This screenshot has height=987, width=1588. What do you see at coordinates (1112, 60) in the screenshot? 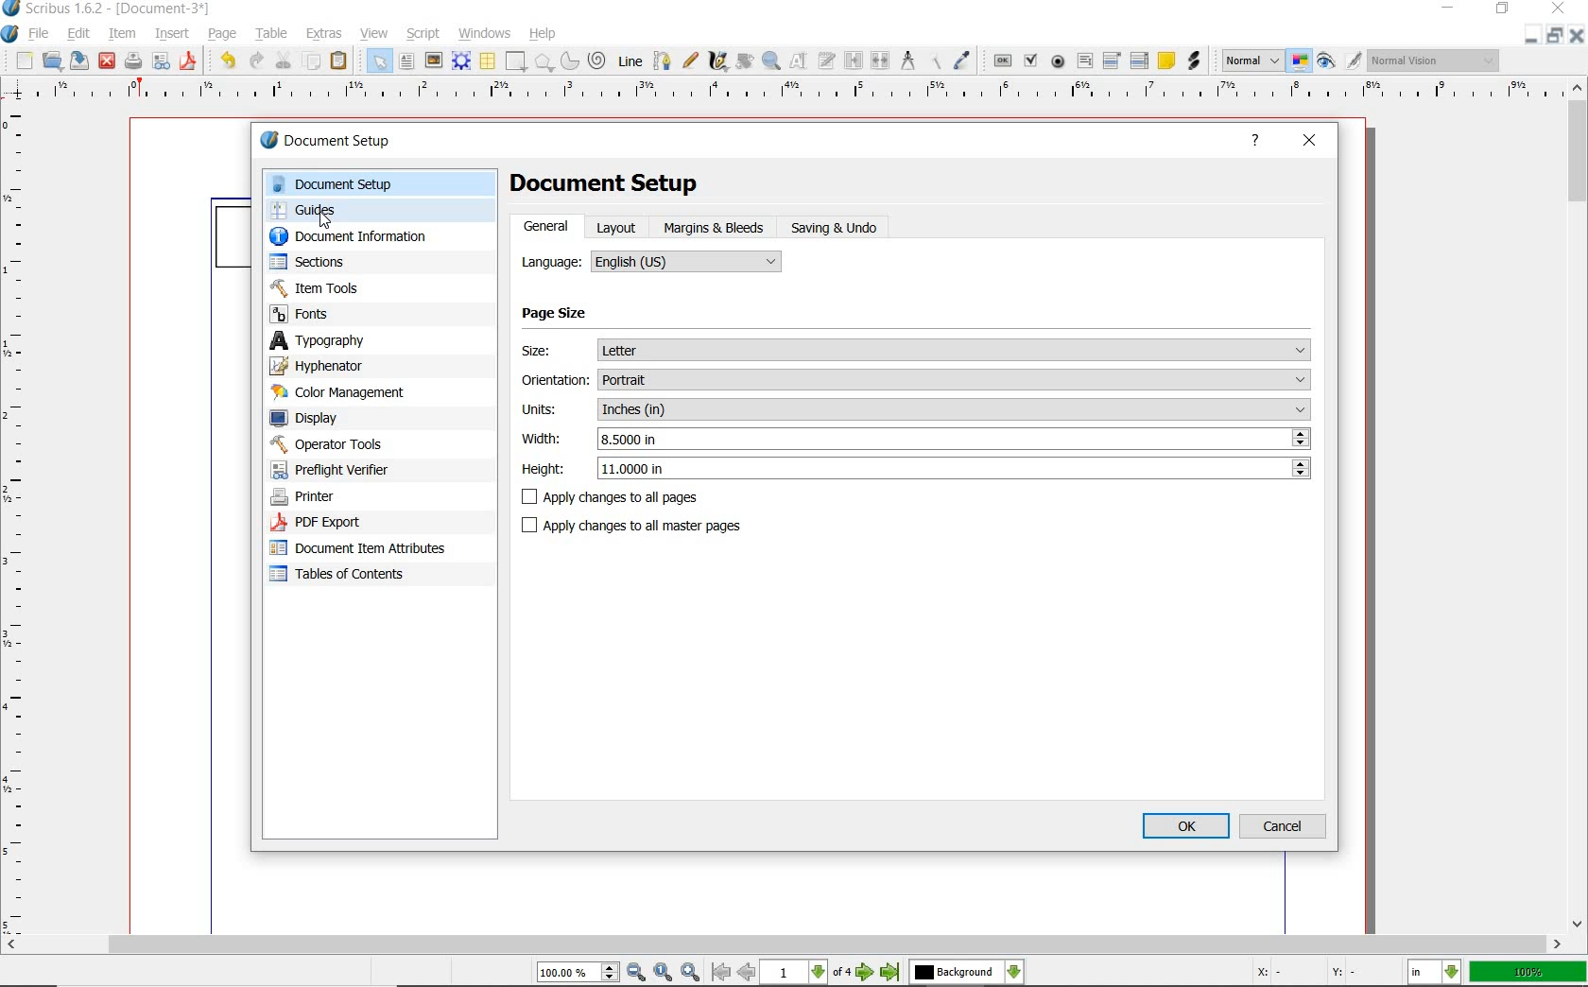
I see `pdf combo box` at bounding box center [1112, 60].